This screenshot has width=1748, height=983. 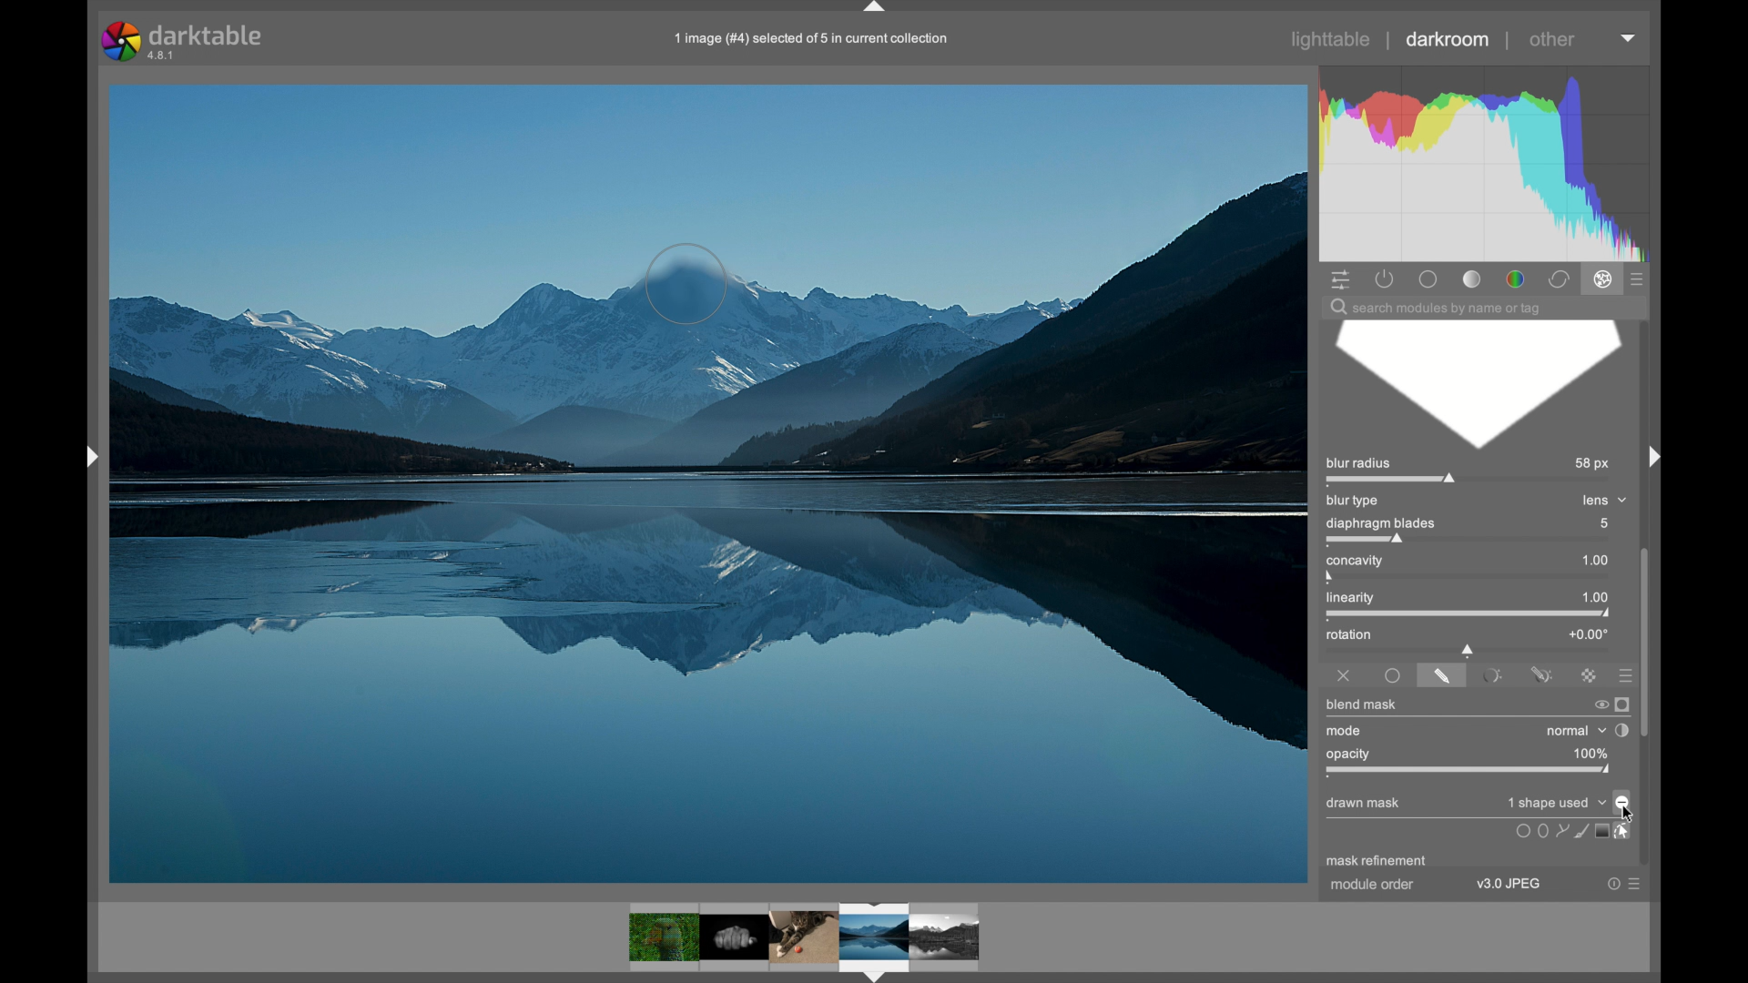 What do you see at coordinates (1349, 634) in the screenshot?
I see `rotation` at bounding box center [1349, 634].